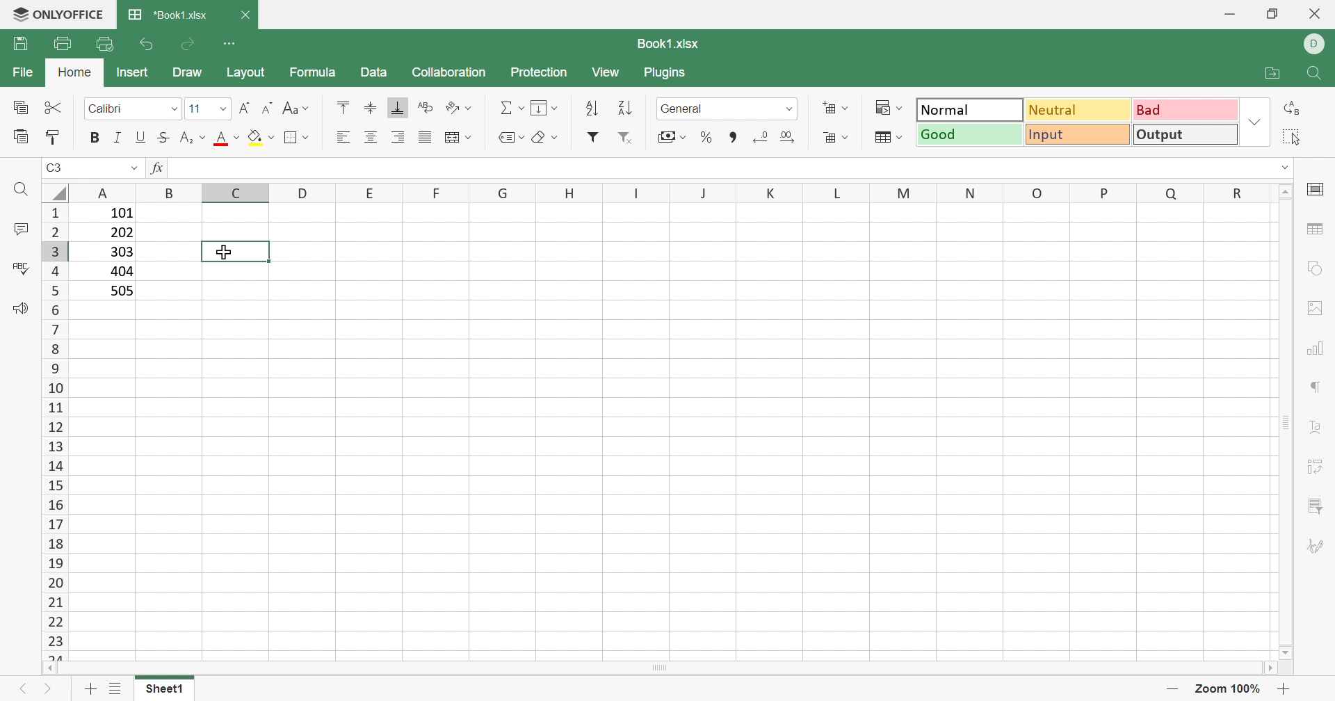 The height and width of the screenshot is (701, 1335). What do you see at coordinates (1226, 688) in the screenshot?
I see `Zoom 100%` at bounding box center [1226, 688].